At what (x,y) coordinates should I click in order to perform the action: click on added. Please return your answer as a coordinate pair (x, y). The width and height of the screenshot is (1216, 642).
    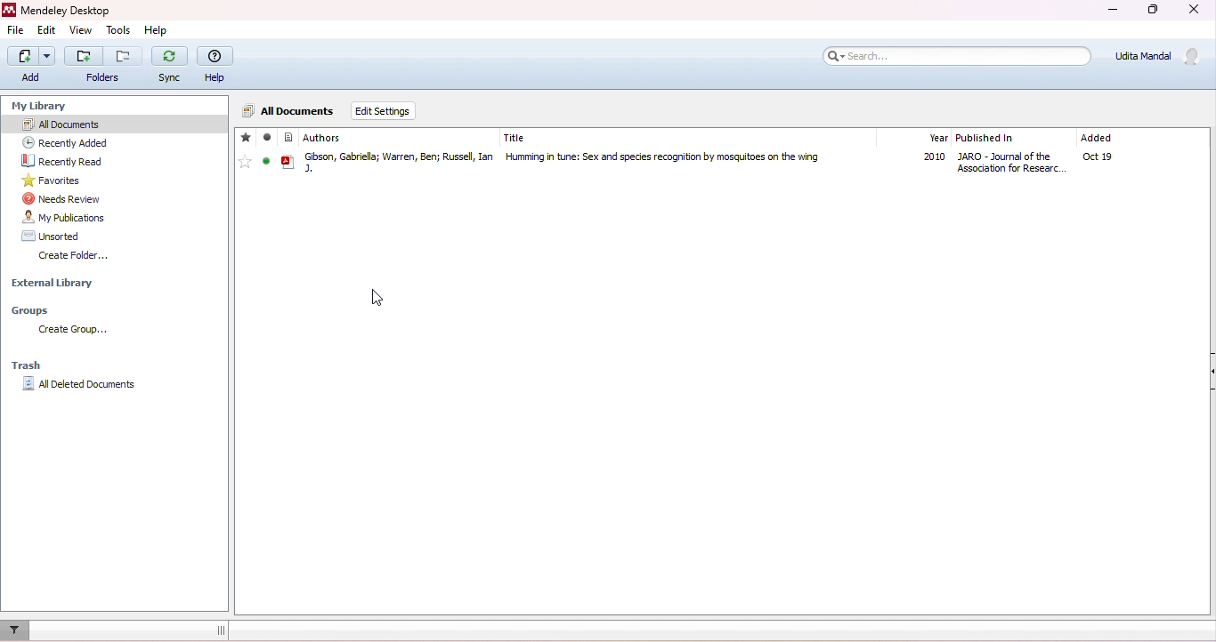
    Looking at the image, I should click on (1096, 139).